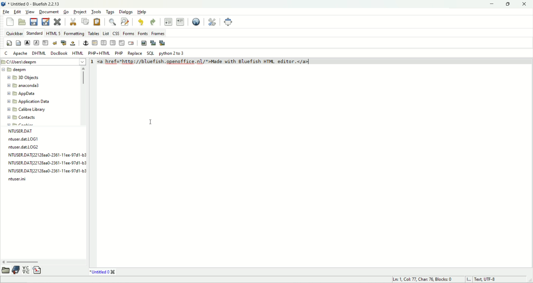  I want to click on replace, so click(135, 53).